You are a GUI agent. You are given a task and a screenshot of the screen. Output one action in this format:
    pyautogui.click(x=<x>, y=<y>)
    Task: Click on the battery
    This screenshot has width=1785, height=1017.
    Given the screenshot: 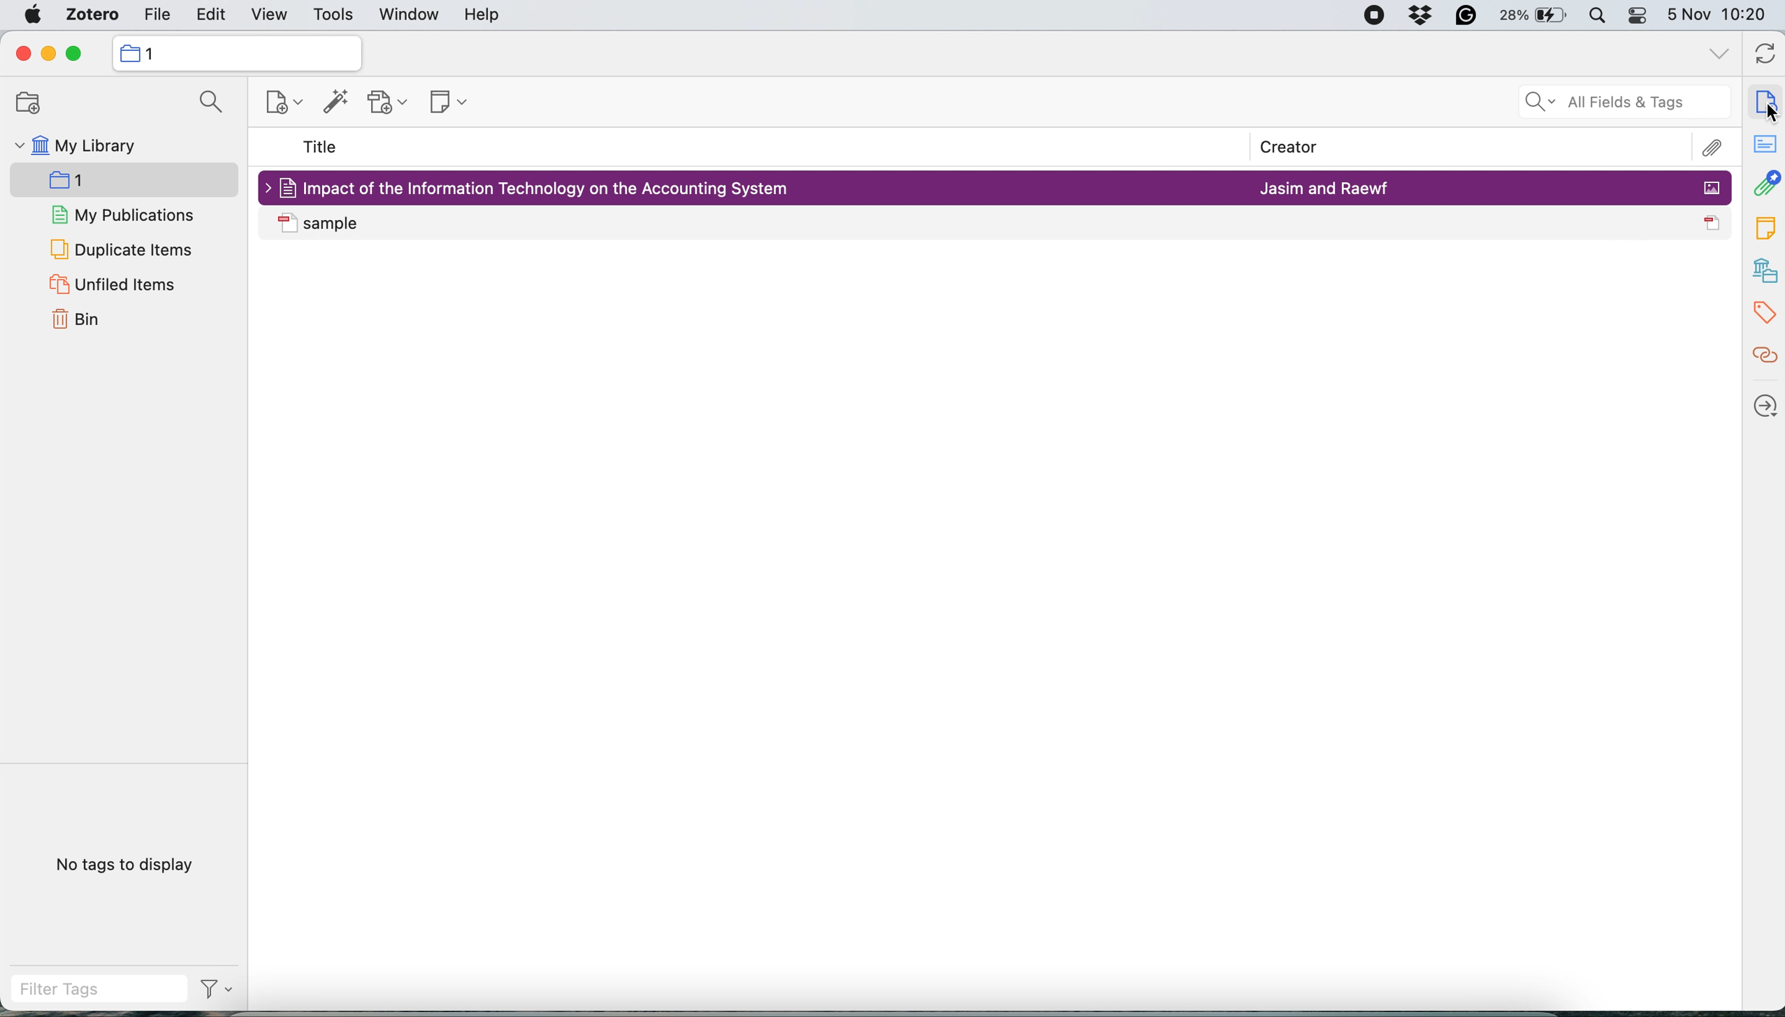 What is the action you would take?
    pyautogui.click(x=1535, y=16)
    